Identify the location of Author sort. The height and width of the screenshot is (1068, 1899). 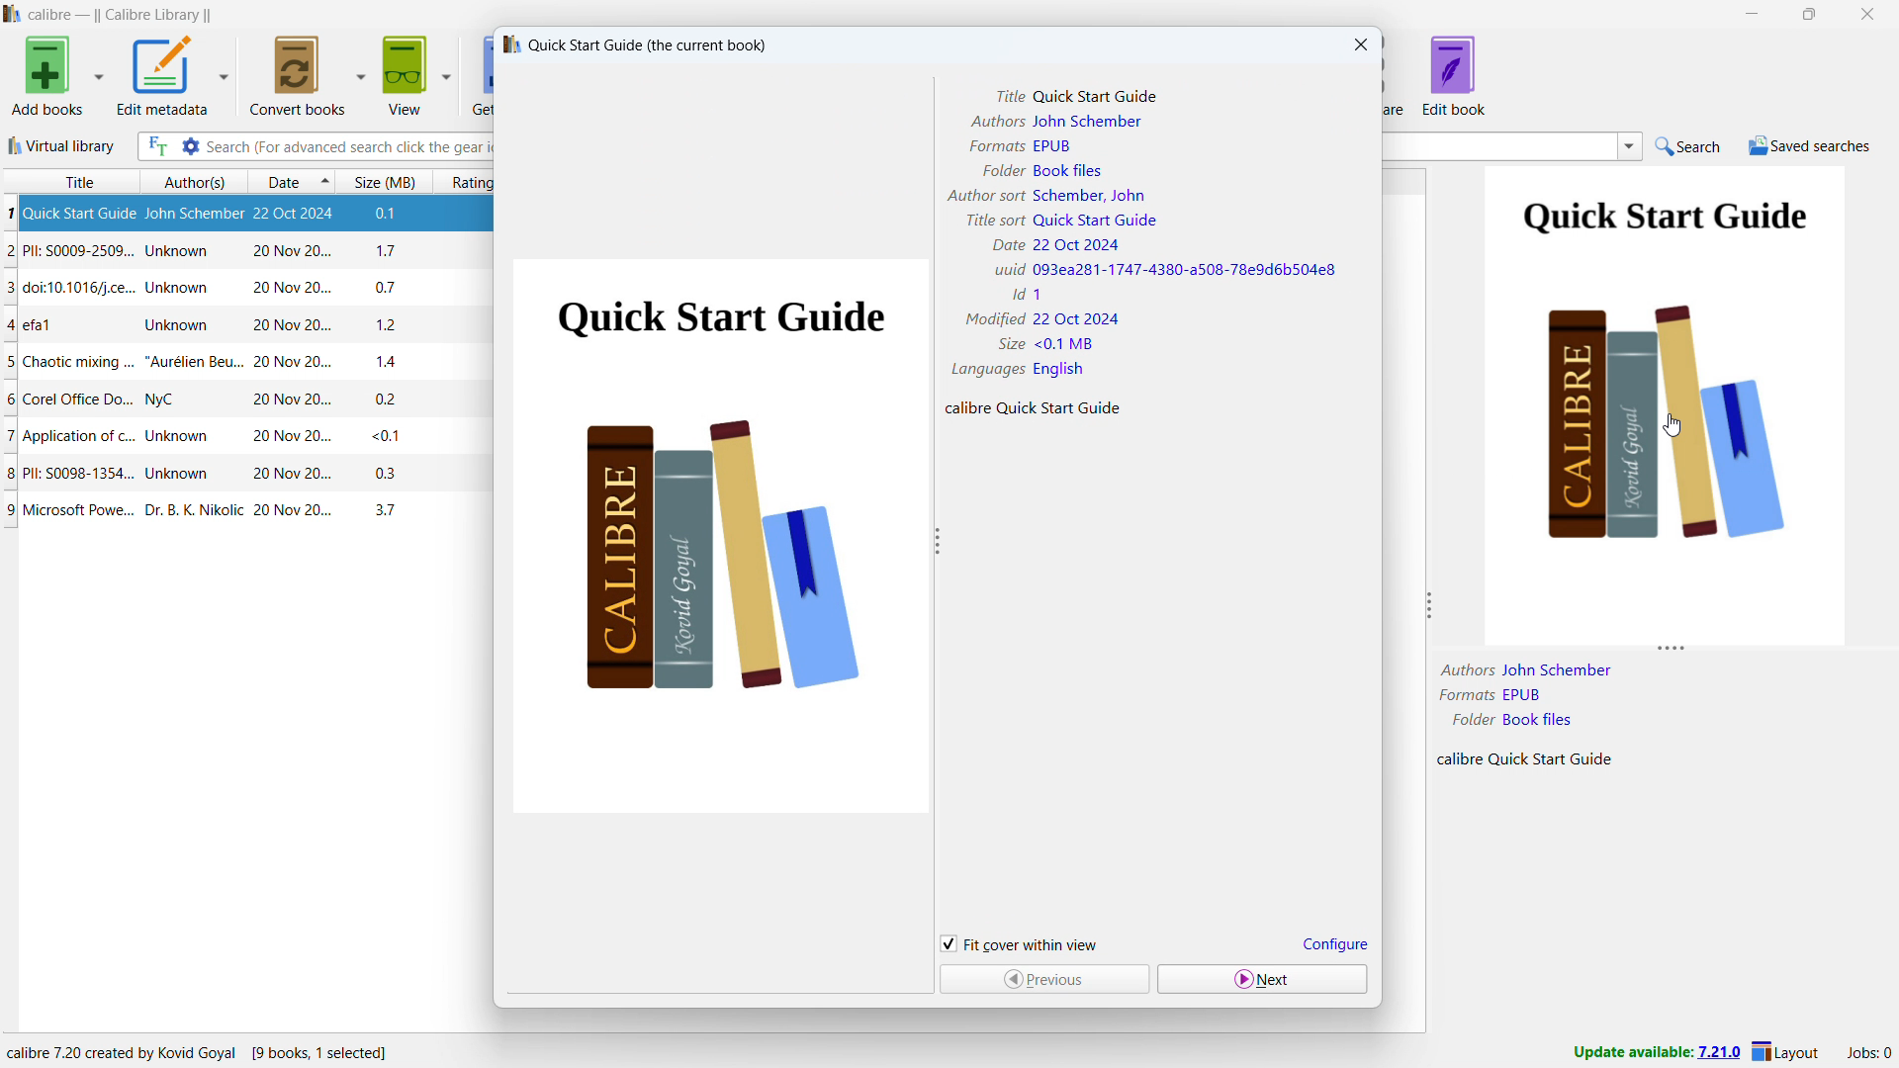
(984, 196).